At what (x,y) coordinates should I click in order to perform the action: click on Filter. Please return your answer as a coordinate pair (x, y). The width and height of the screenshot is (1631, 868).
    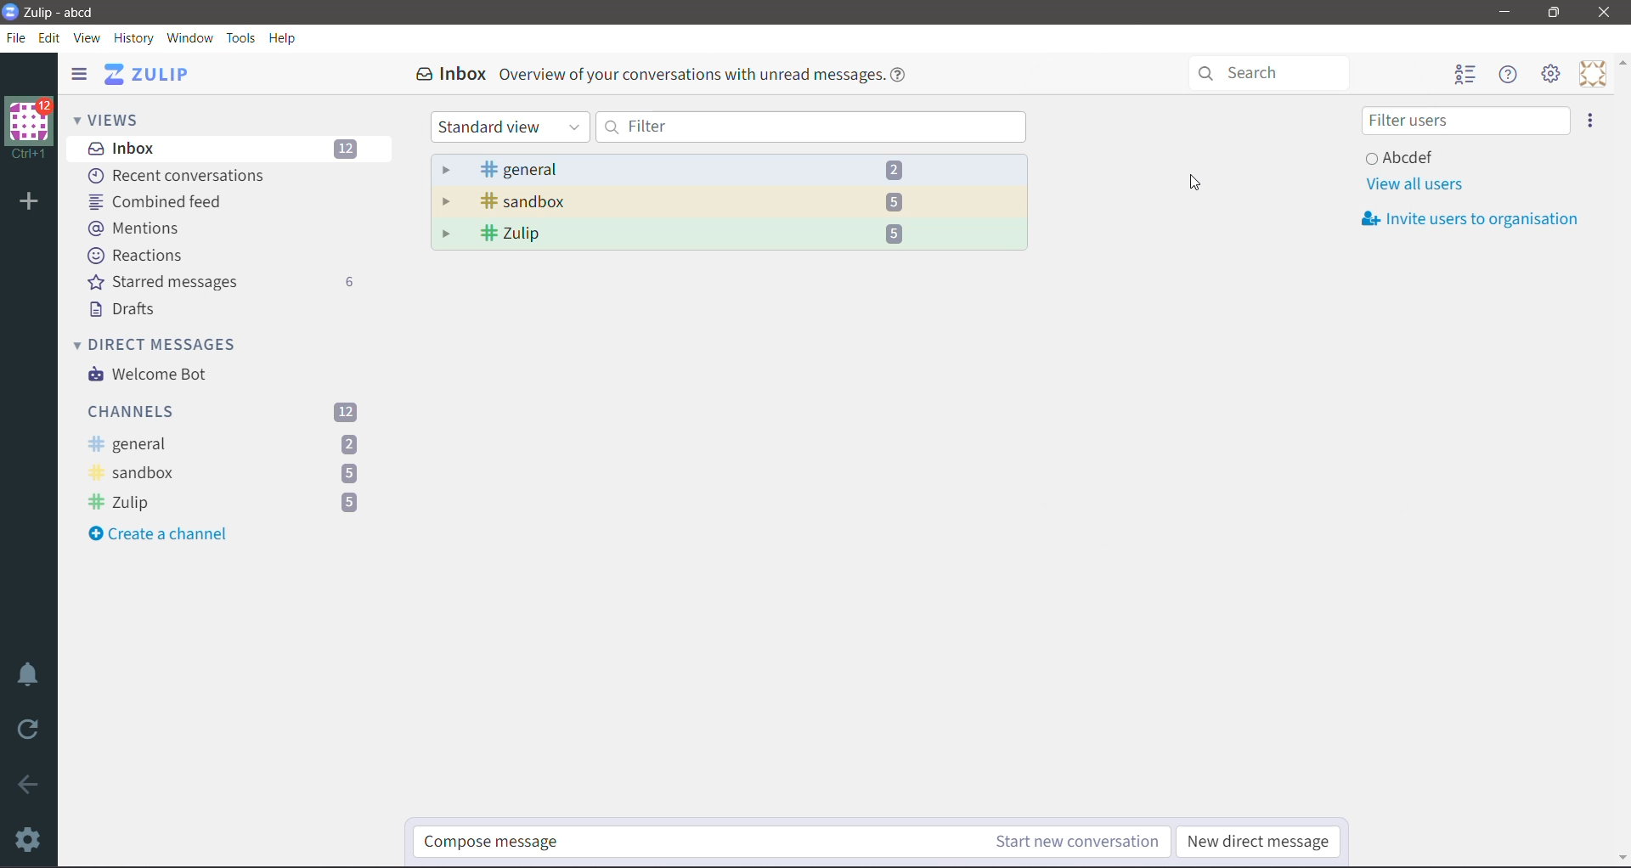
    Looking at the image, I should click on (814, 127).